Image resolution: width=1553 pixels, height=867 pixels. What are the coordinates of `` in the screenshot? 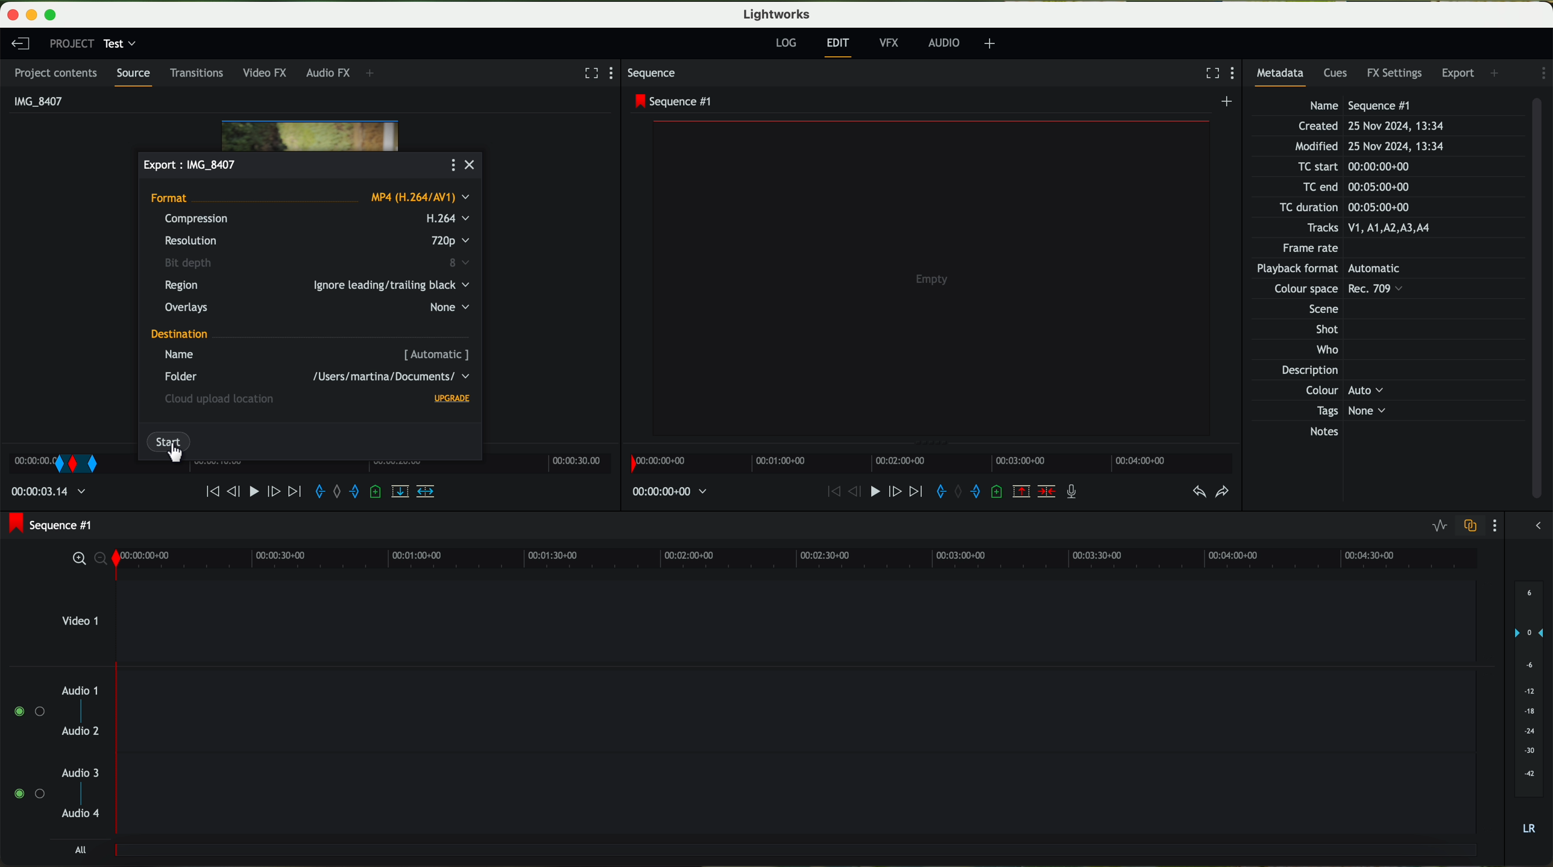 It's located at (1325, 291).